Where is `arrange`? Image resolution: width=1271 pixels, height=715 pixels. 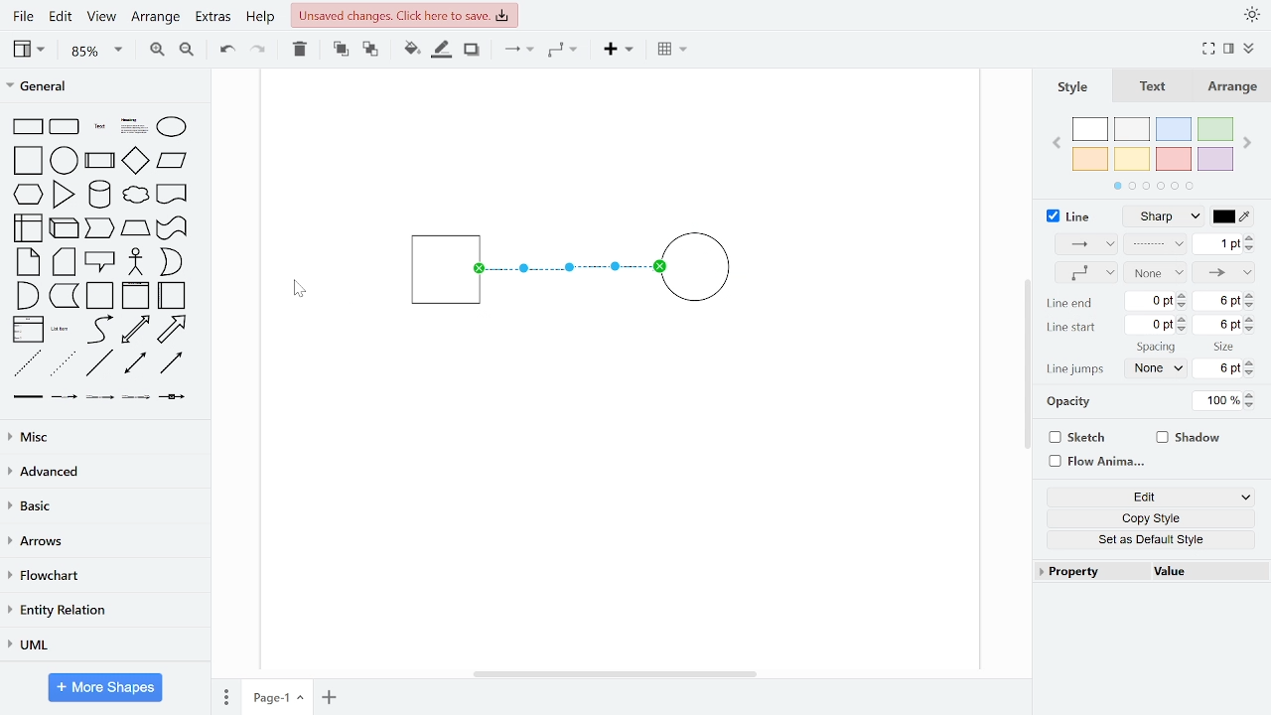 arrange is located at coordinates (1233, 87).